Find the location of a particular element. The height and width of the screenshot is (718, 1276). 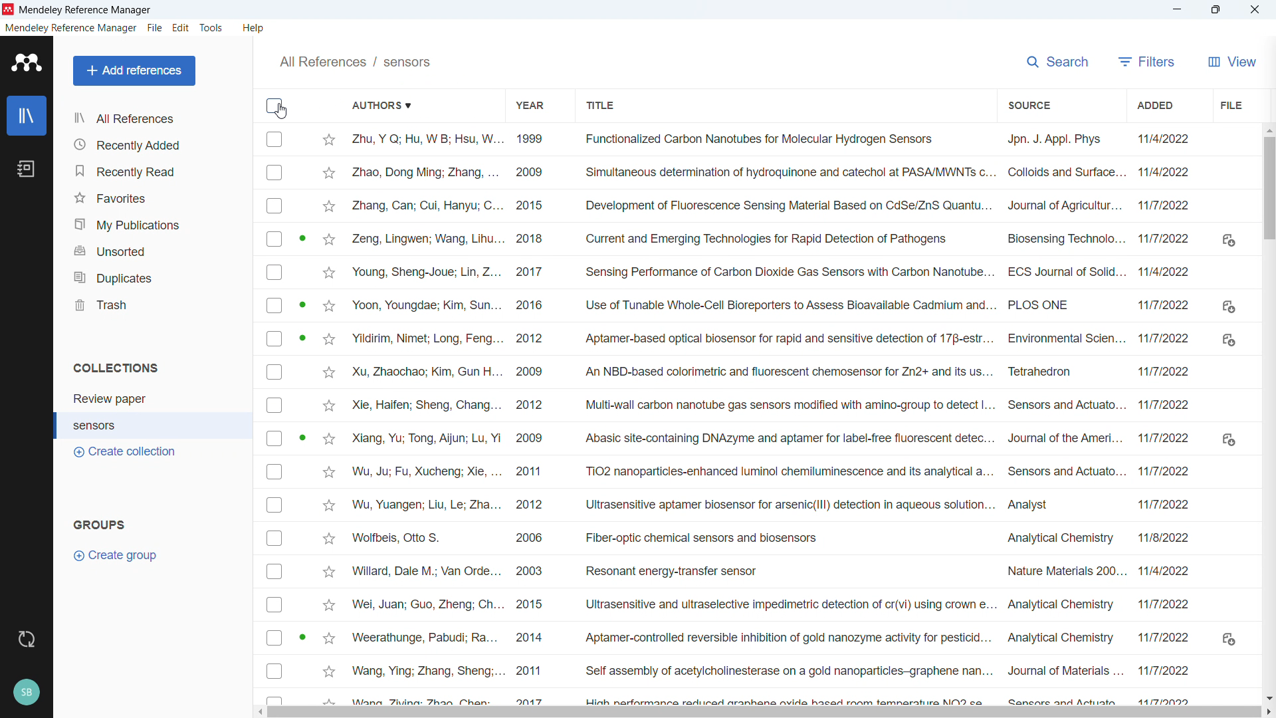

Title of individual entries  is located at coordinates (786, 418).